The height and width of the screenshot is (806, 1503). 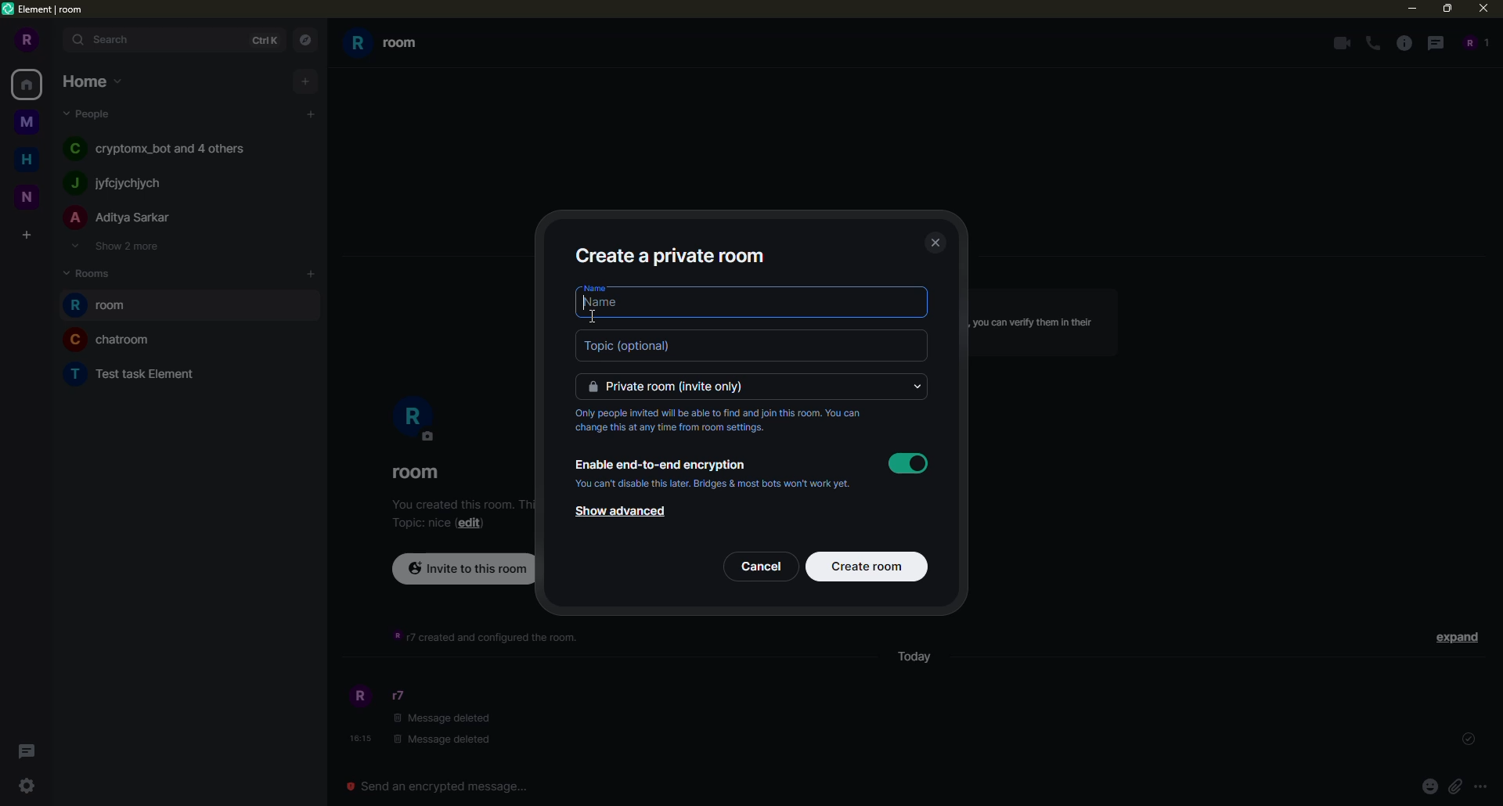 I want to click on create room, so click(x=867, y=567).